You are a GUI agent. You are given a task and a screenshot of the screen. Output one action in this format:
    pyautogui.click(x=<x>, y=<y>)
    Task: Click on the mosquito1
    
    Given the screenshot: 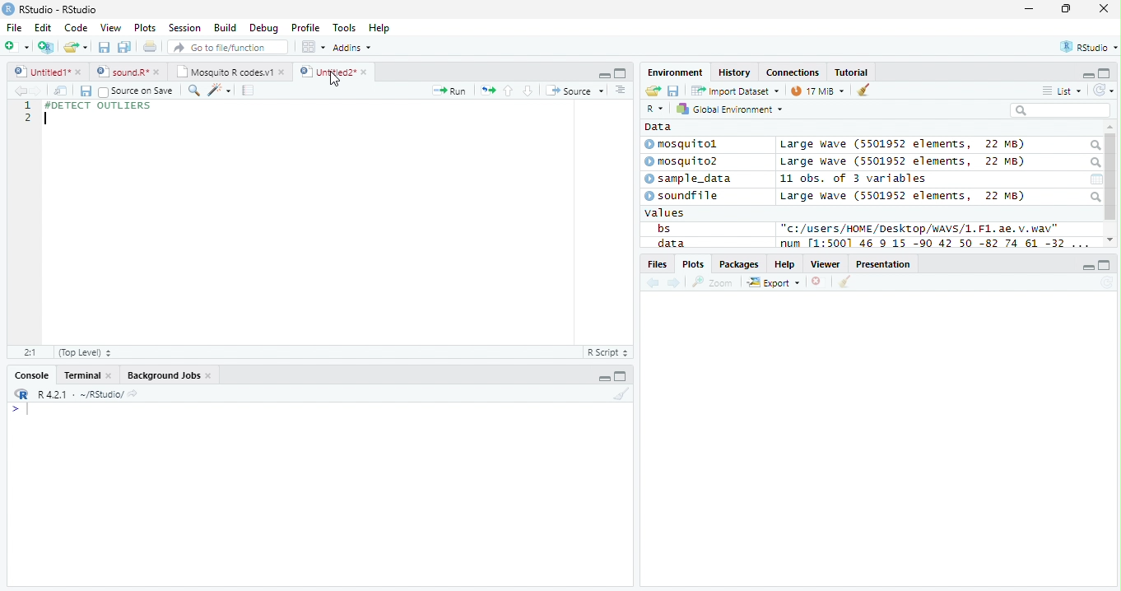 What is the action you would take?
    pyautogui.click(x=684, y=145)
    